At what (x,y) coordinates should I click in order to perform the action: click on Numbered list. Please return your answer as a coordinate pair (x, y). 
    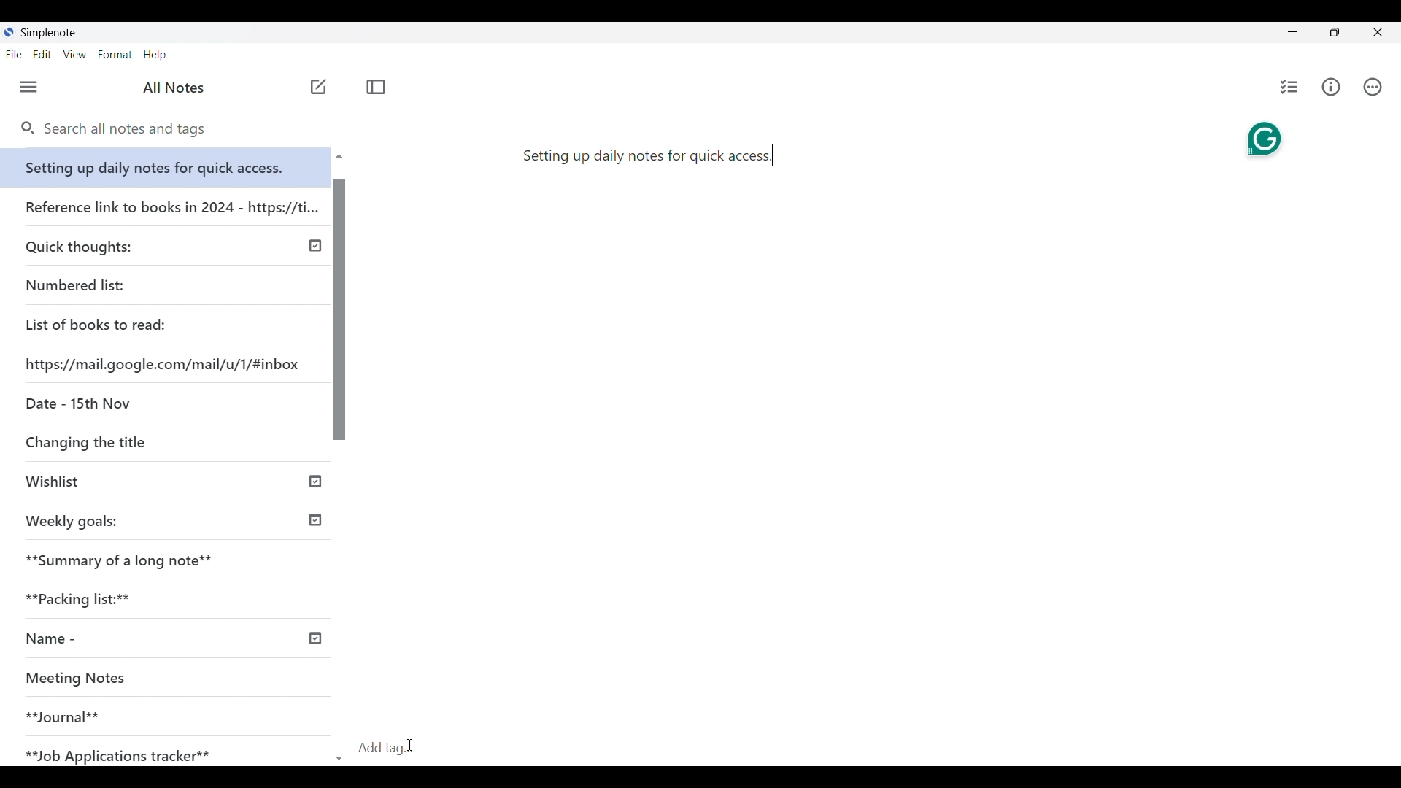
    Looking at the image, I should click on (117, 282).